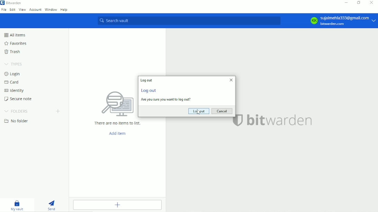 This screenshot has width=378, height=212. Describe the element at coordinates (347, 3) in the screenshot. I see `Minimize` at that location.